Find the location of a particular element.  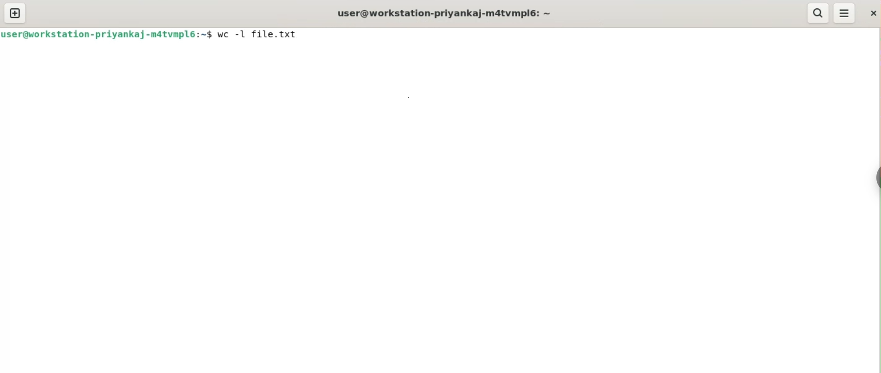

user@workstation-priyankaj-m4tvmpl6: ~ is located at coordinates (444, 13).